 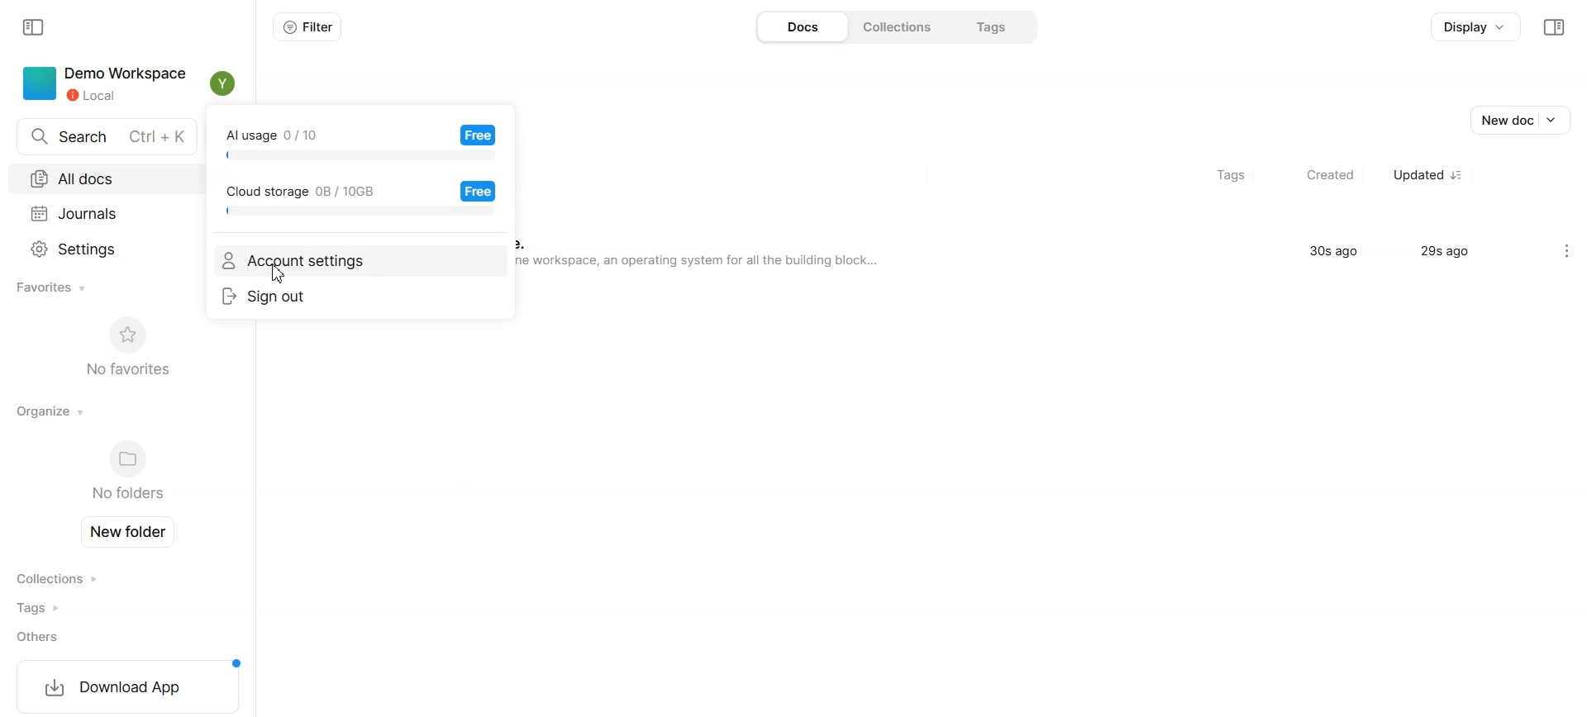 What do you see at coordinates (1322, 175) in the screenshot?
I see `Created` at bounding box center [1322, 175].